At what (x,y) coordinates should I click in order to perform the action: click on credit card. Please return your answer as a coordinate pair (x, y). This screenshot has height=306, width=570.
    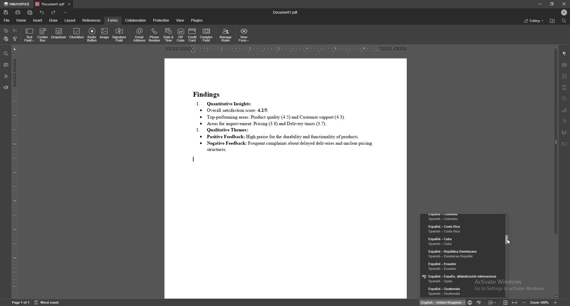
    Looking at the image, I should click on (193, 35).